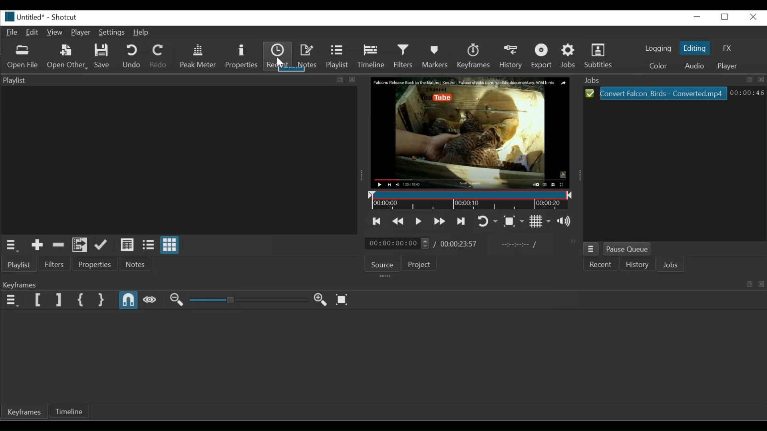  What do you see at coordinates (513, 221) in the screenshot?
I see `Toggle zoom` at bounding box center [513, 221].